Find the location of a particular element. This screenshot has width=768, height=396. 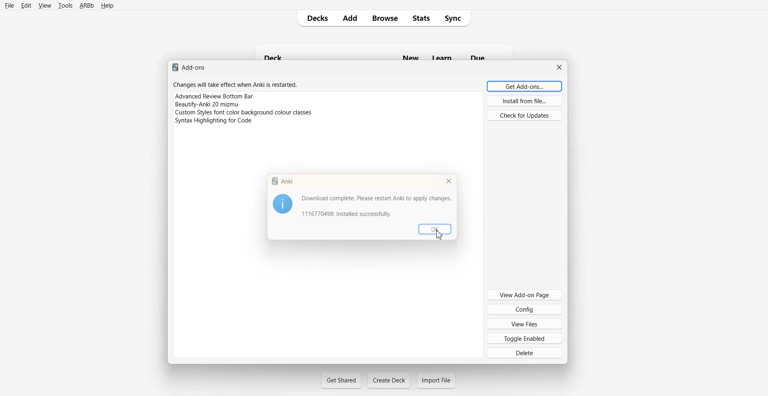

Check for Updates is located at coordinates (525, 115).